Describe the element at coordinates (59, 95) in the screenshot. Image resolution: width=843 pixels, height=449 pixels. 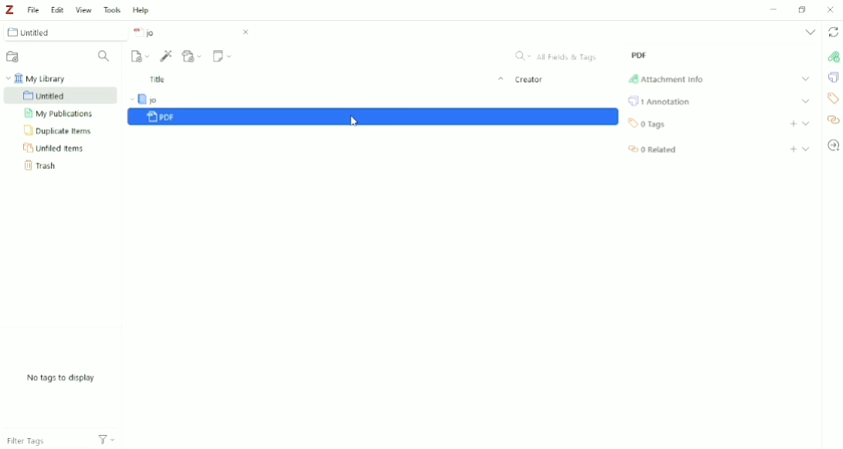
I see `Untitled` at that location.